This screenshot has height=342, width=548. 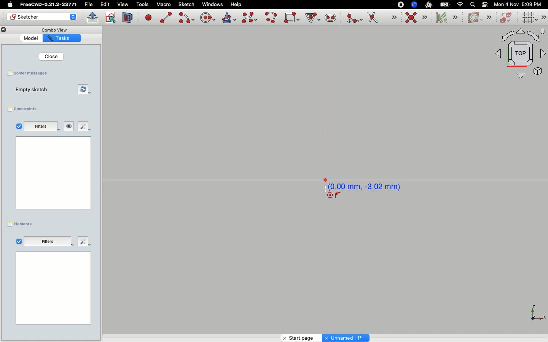 What do you see at coordinates (163, 5) in the screenshot?
I see `Macro` at bounding box center [163, 5].